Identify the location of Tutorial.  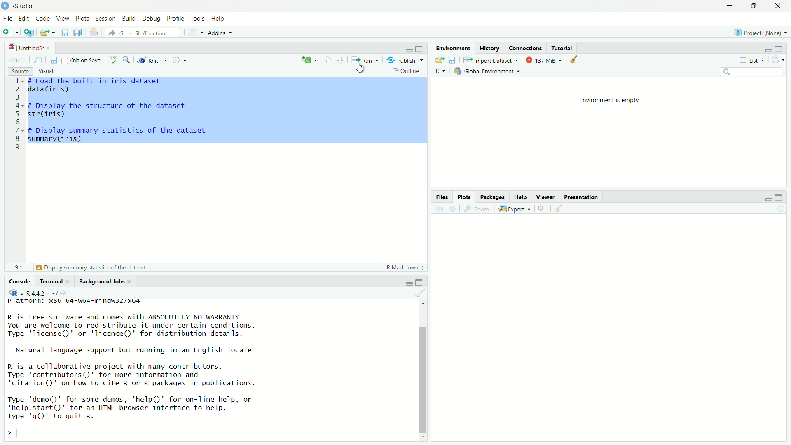
(562, 47).